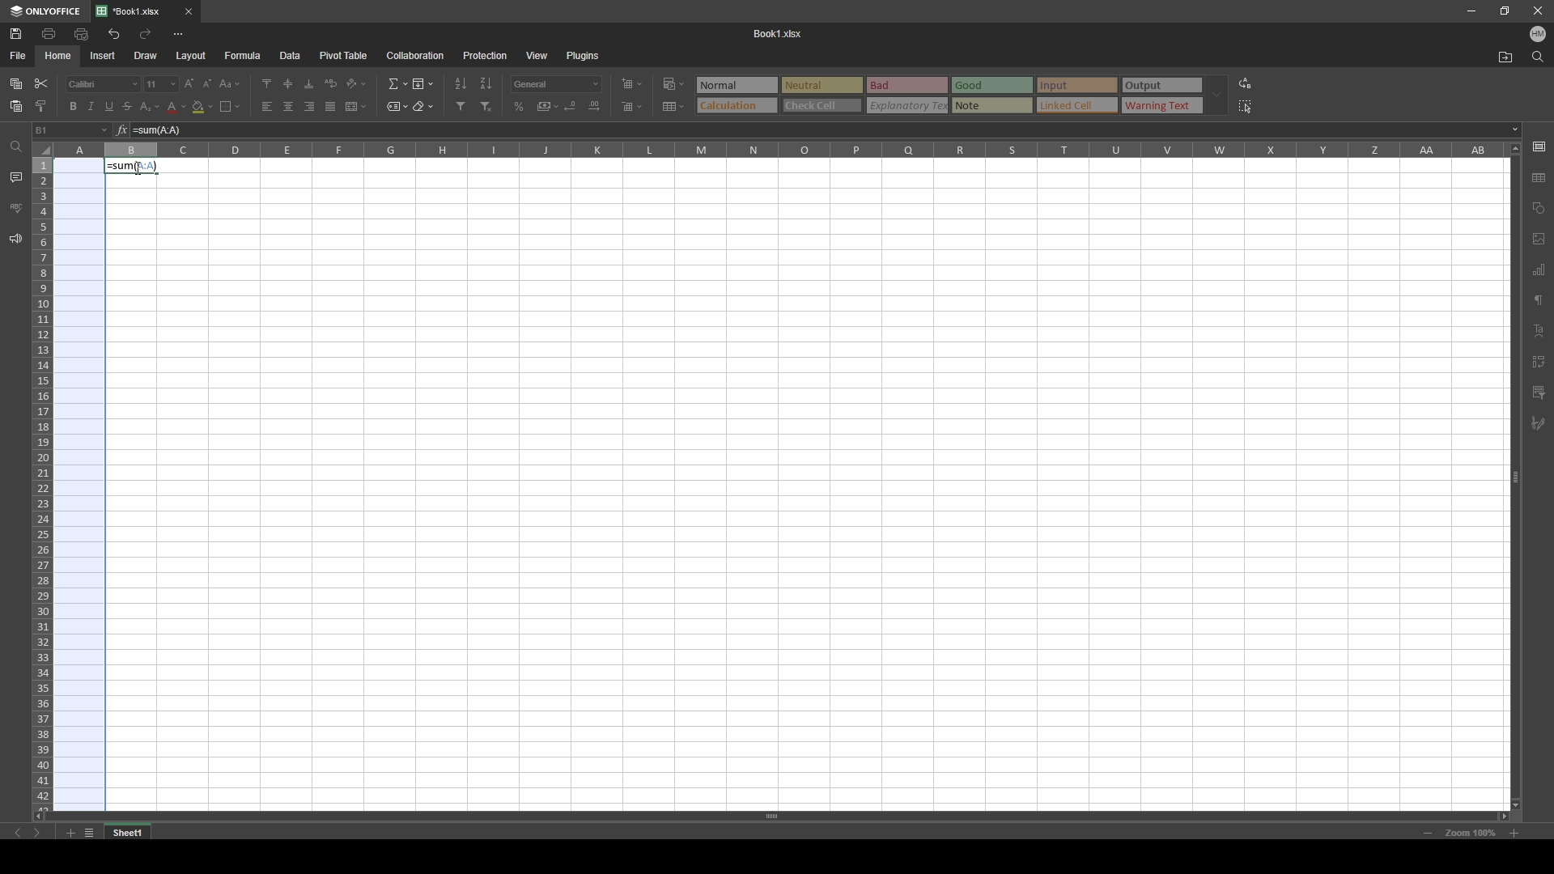  What do you see at coordinates (1505, 57) in the screenshot?
I see `locate file` at bounding box center [1505, 57].